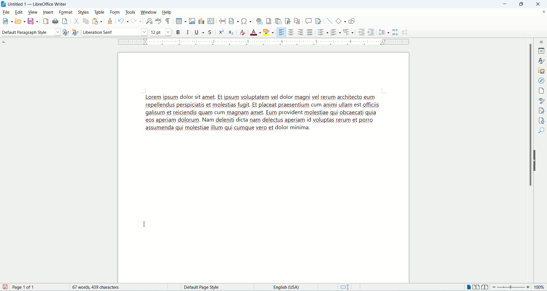 Image resolution: width=547 pixels, height=291 pixels. What do you see at coordinates (268, 32) in the screenshot?
I see `highlighting color` at bounding box center [268, 32].